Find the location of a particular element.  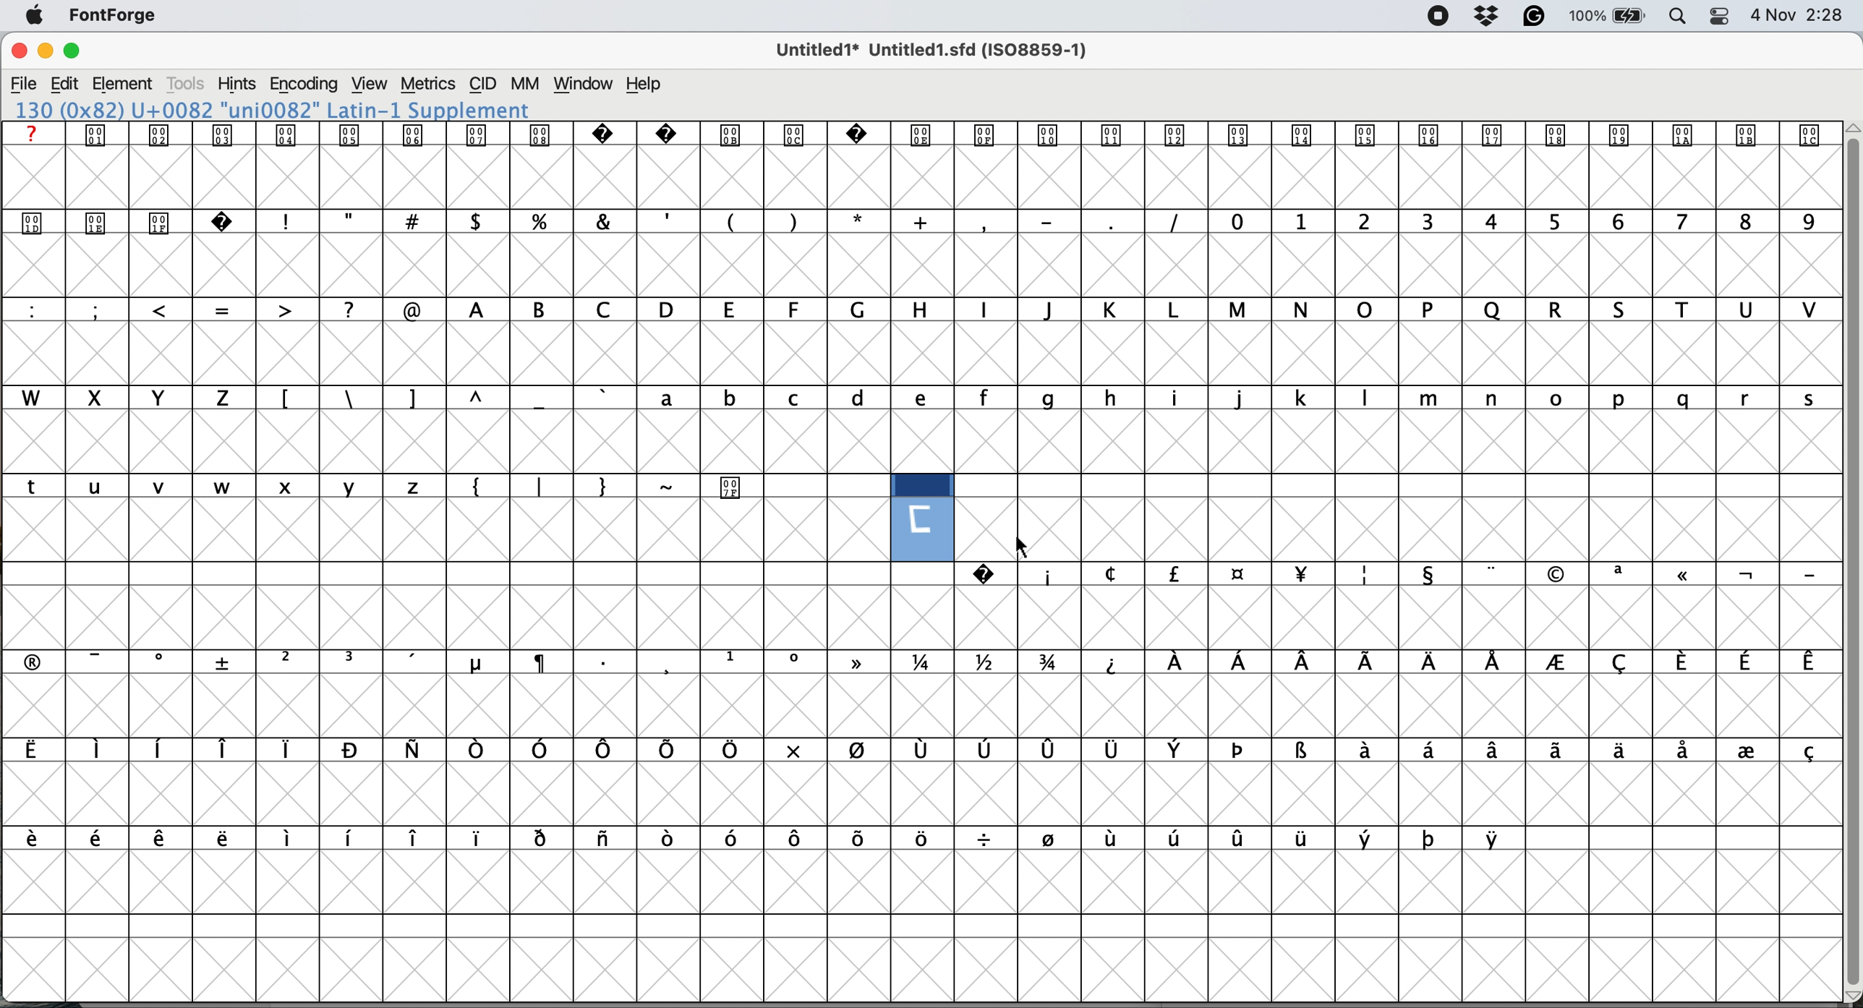

maximise is located at coordinates (73, 51).